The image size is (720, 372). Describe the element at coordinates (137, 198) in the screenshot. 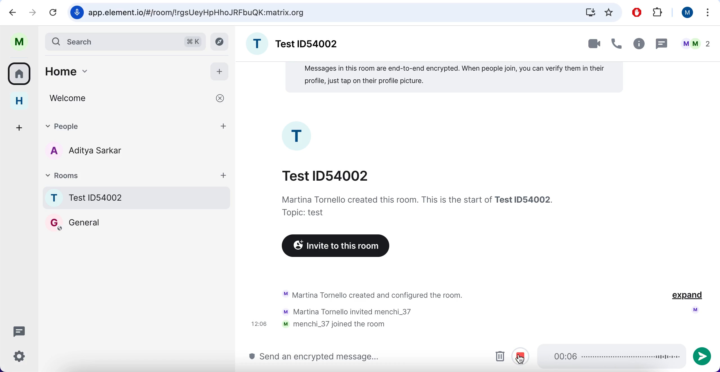

I see `room name` at that location.